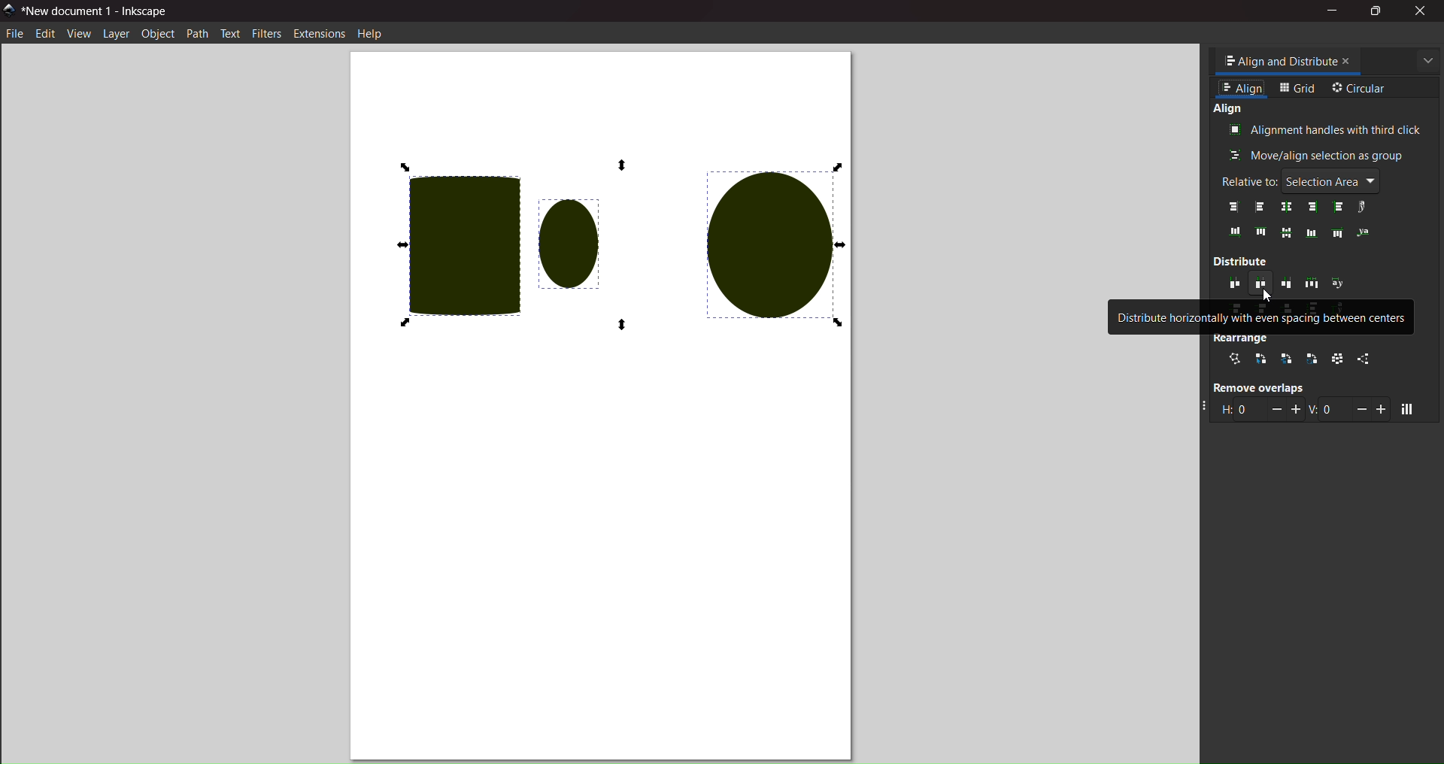 This screenshot has height=764, width=1444. What do you see at coordinates (1338, 233) in the screenshot?
I see `align top` at bounding box center [1338, 233].